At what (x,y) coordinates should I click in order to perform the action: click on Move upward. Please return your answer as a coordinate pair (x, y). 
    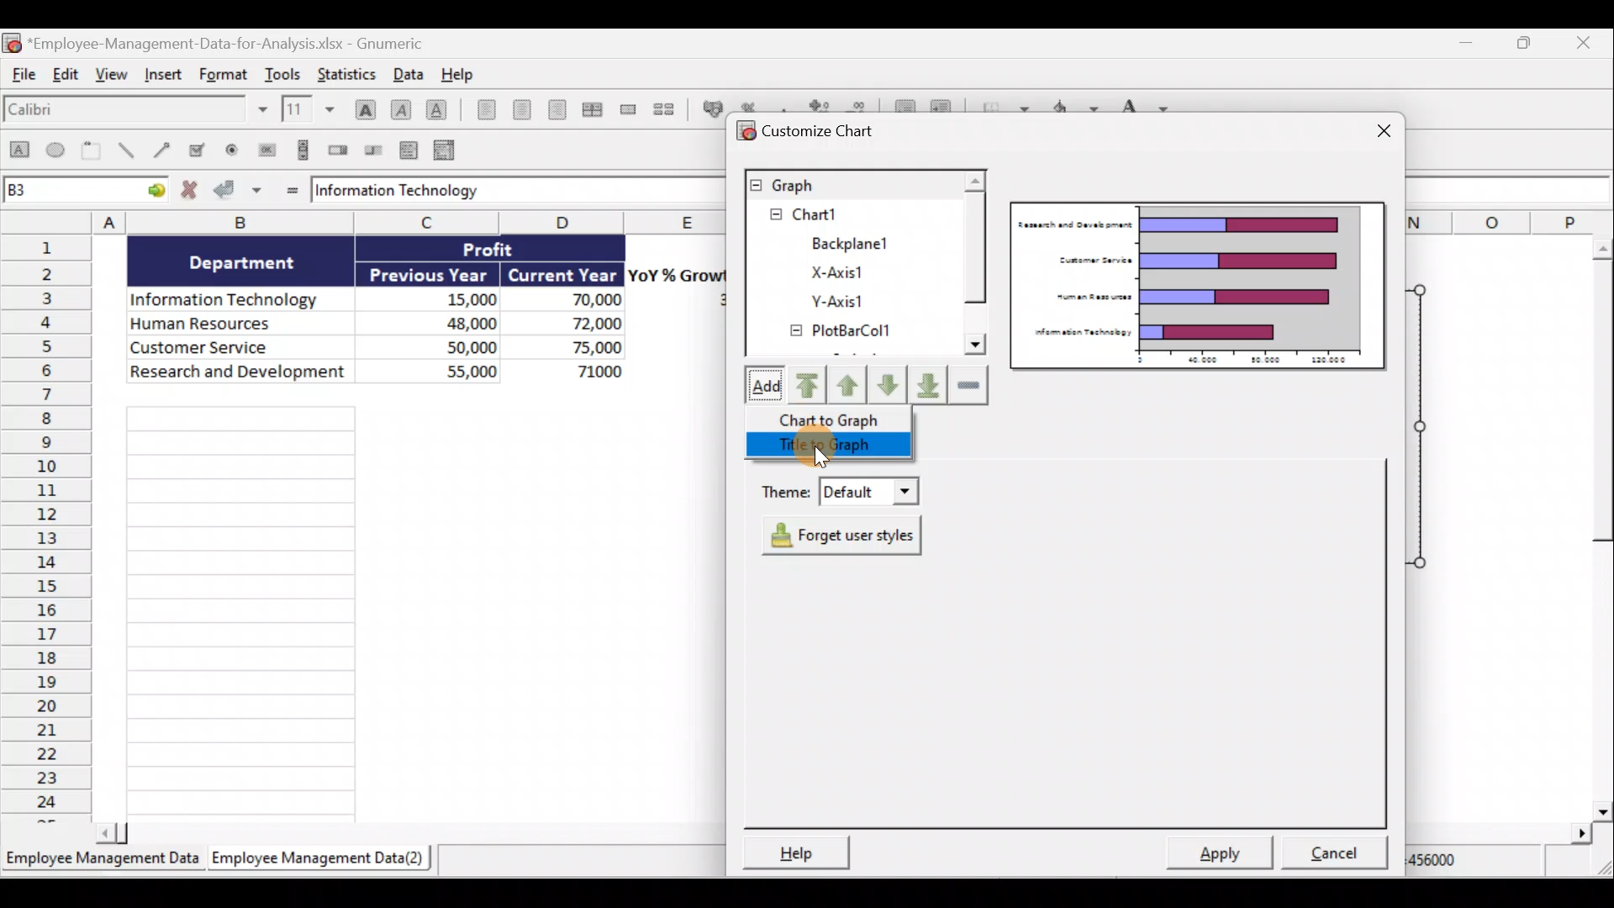
    Looking at the image, I should click on (850, 383).